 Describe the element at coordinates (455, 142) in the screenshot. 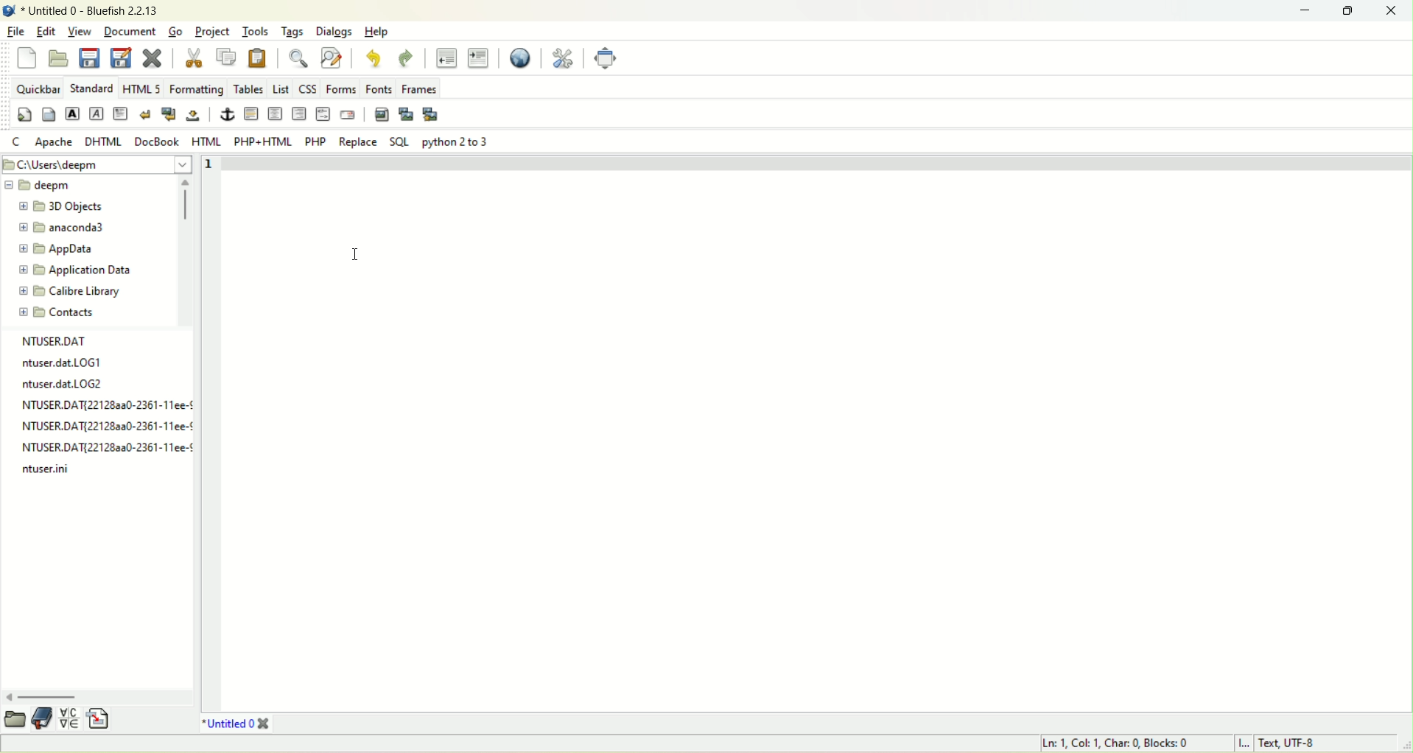

I see `python 2 to 3` at that location.